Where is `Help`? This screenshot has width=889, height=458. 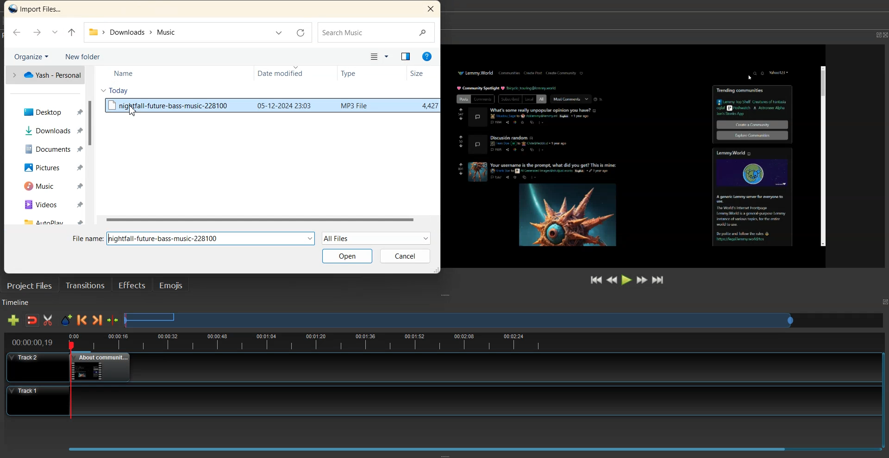
Help is located at coordinates (428, 56).